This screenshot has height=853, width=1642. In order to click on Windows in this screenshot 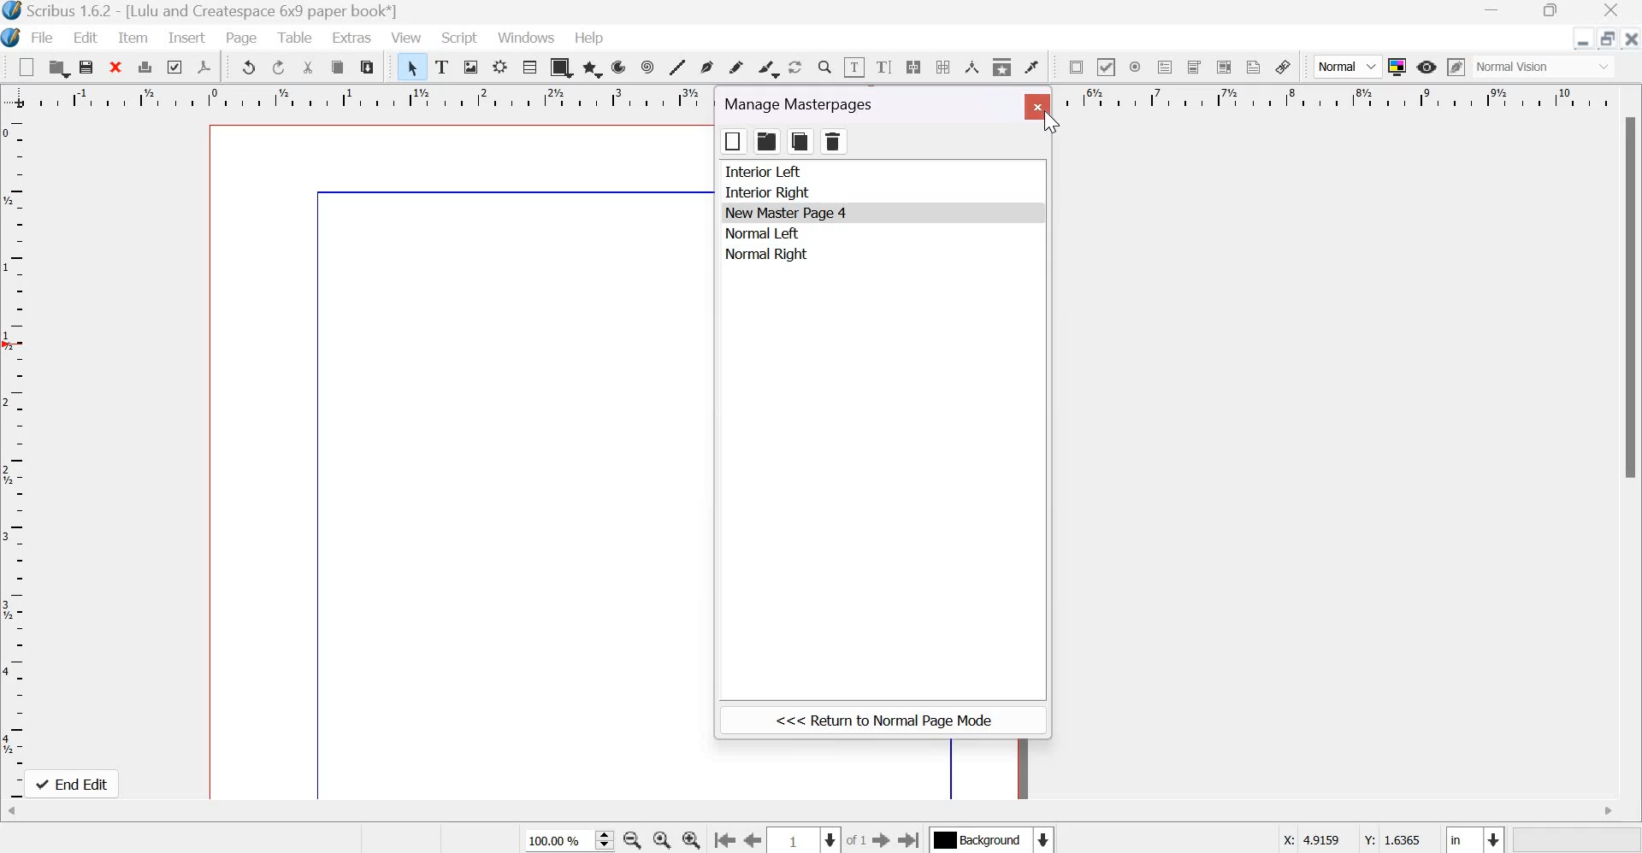, I will do `click(528, 36)`.